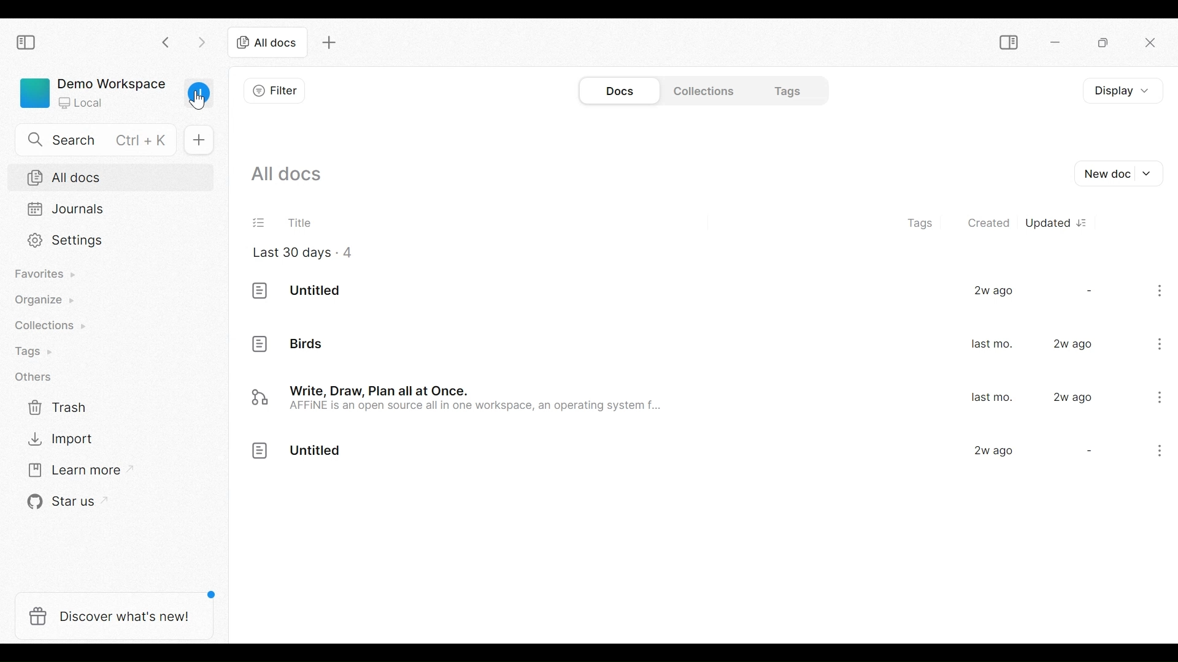 The height and width of the screenshot is (662, 1178). I want to click on 2w ago, so click(1075, 344).